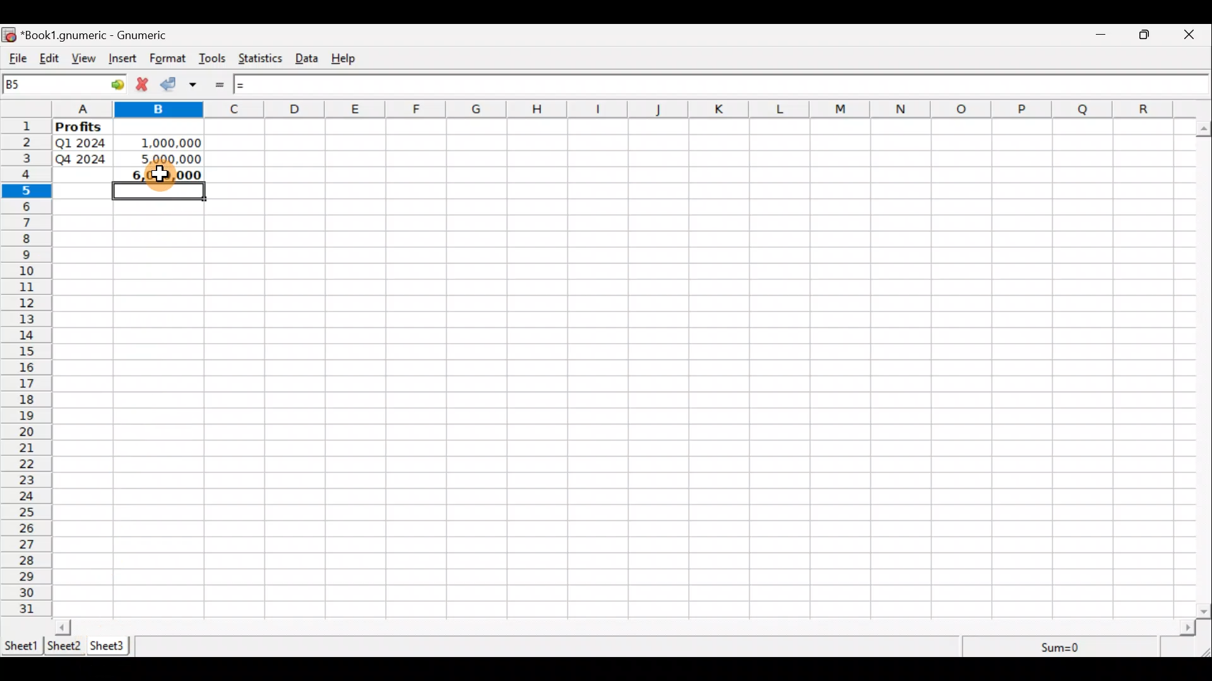 The width and height of the screenshot is (1212, 681). I want to click on Scroll bar, so click(1204, 367).